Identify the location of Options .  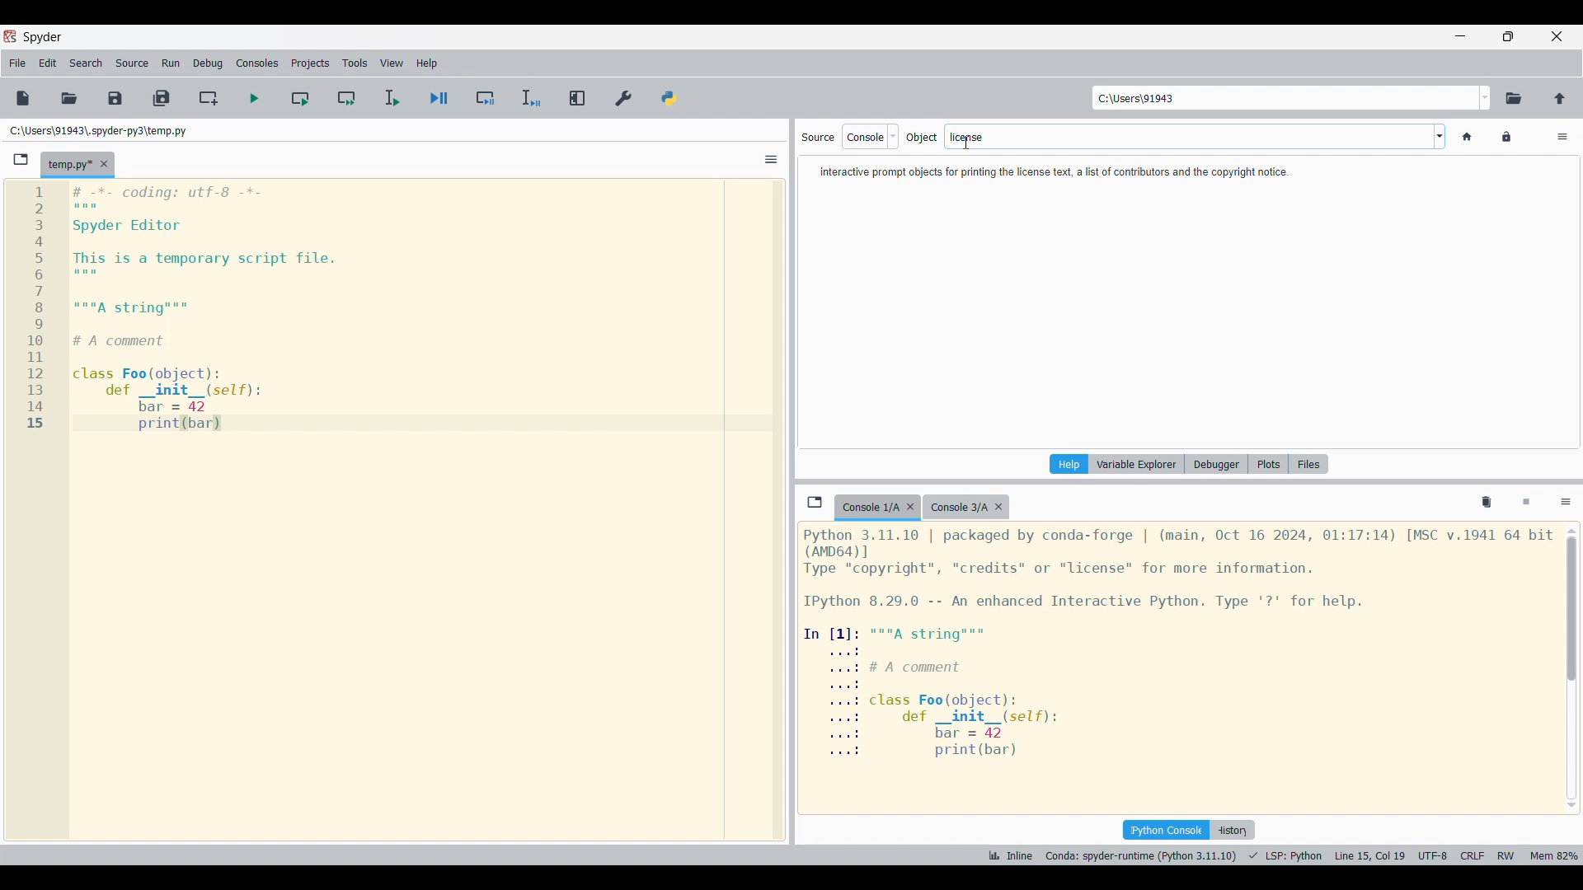
(771, 160).